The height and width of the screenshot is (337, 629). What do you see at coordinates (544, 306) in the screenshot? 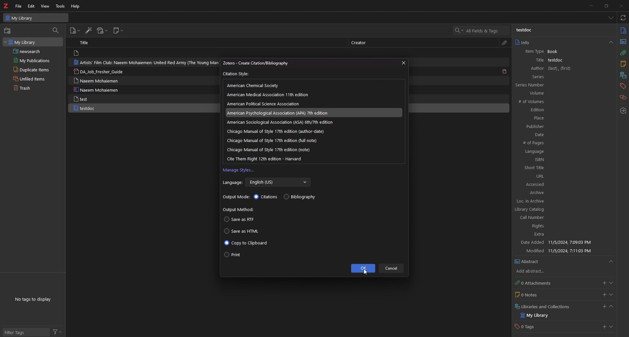
I see `Libraries and Collections` at bounding box center [544, 306].